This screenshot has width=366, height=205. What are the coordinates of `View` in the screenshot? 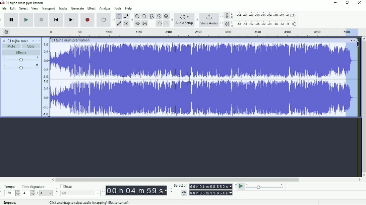 It's located at (35, 9).